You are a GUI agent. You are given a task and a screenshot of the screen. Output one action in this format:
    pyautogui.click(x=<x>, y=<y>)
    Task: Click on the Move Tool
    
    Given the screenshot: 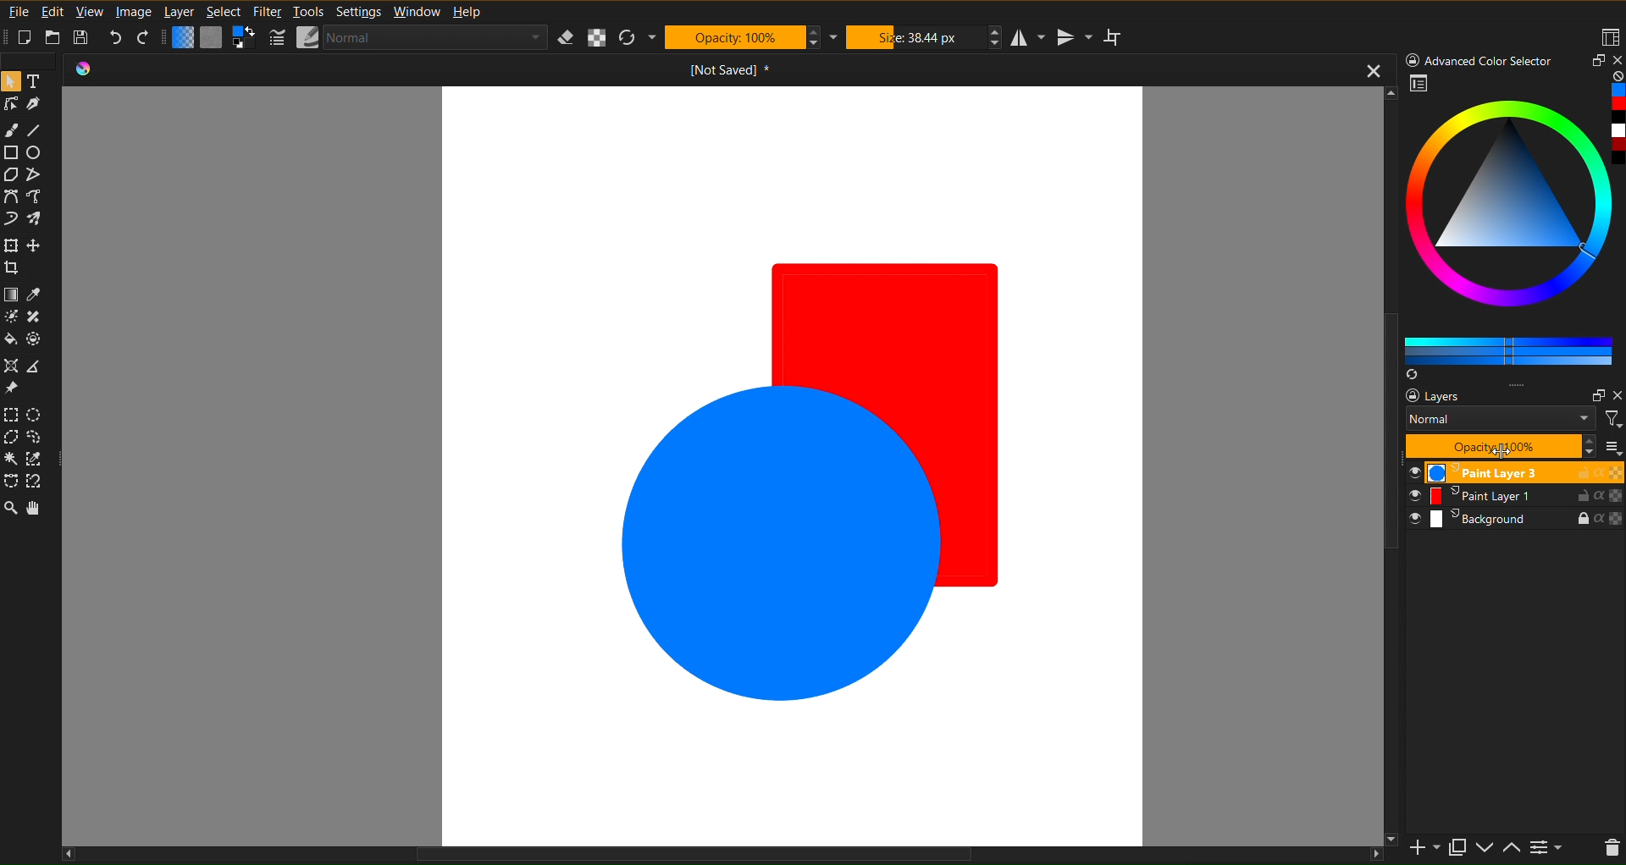 What is the action you would take?
    pyautogui.click(x=36, y=245)
    